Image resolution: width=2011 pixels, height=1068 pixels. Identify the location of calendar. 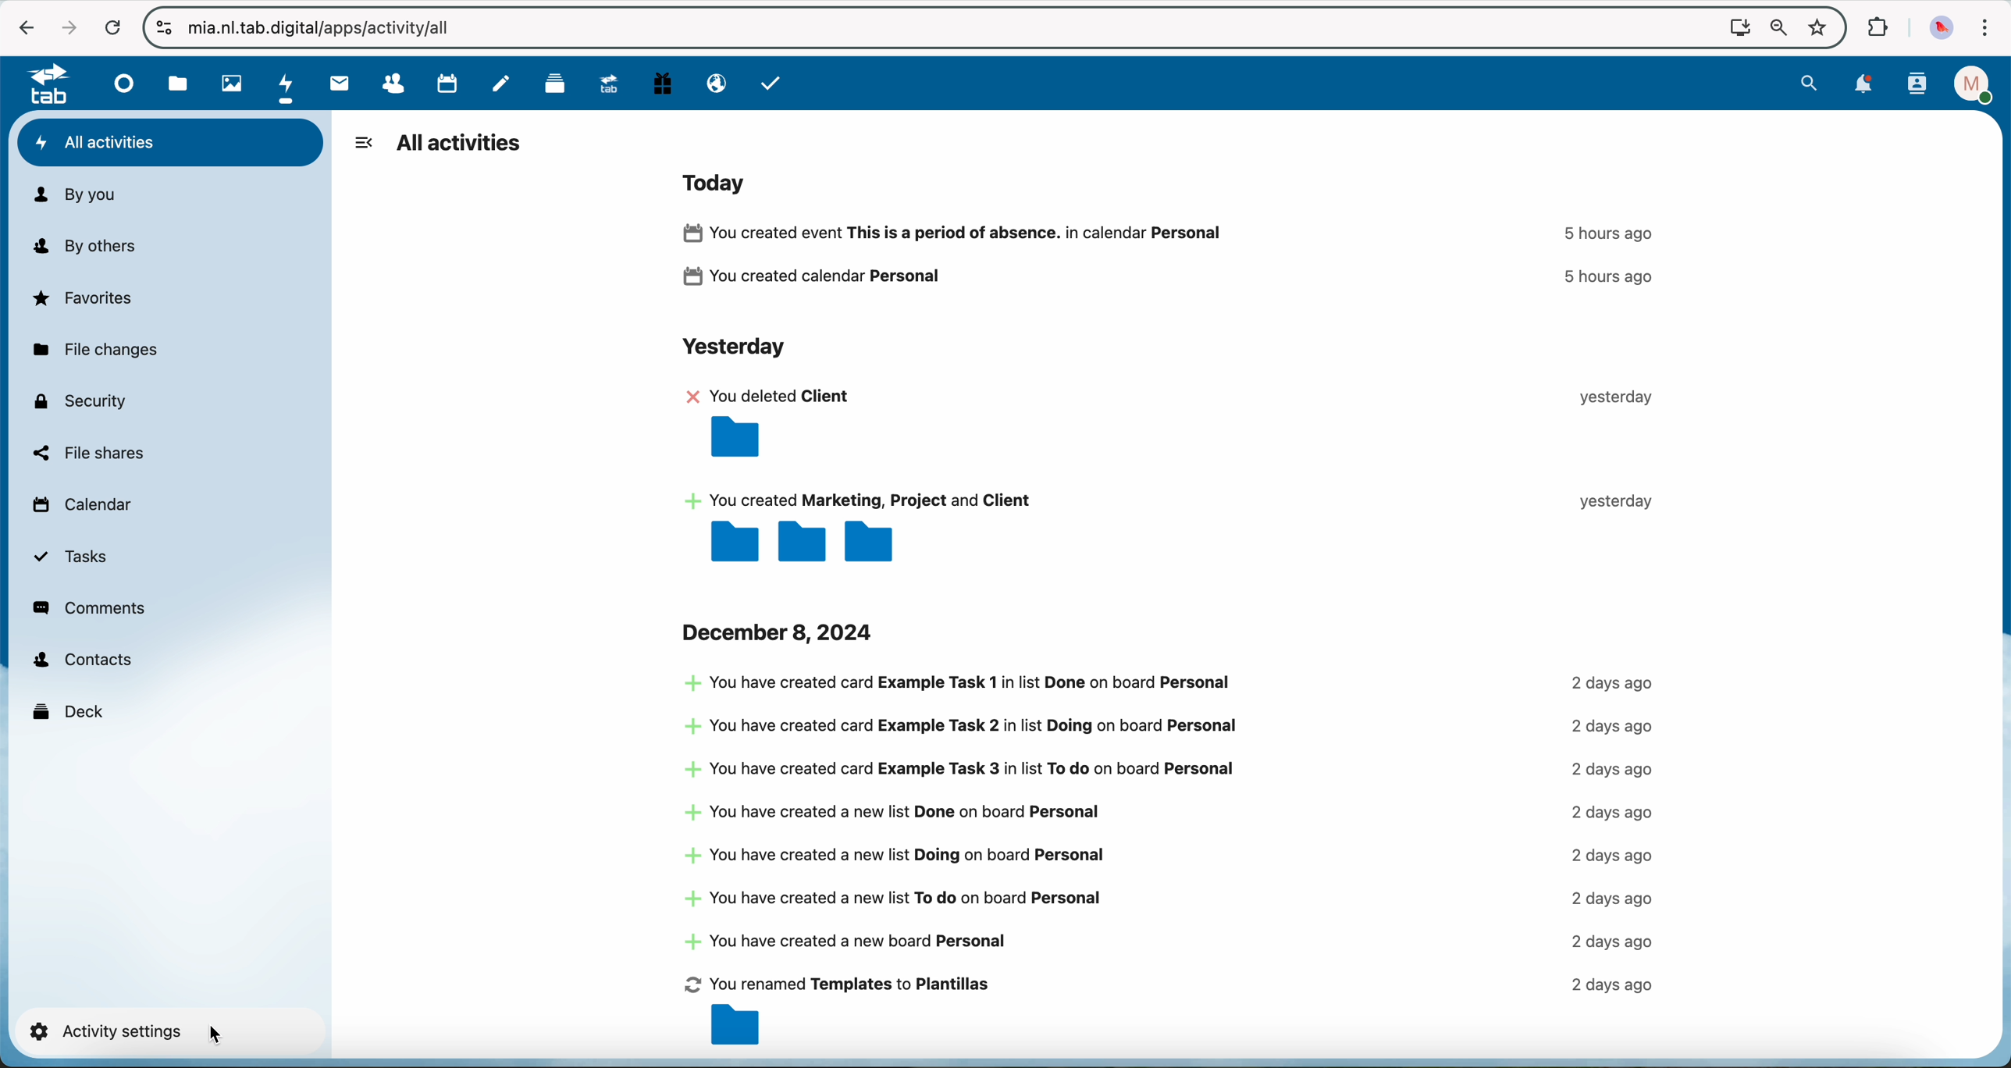
(441, 83).